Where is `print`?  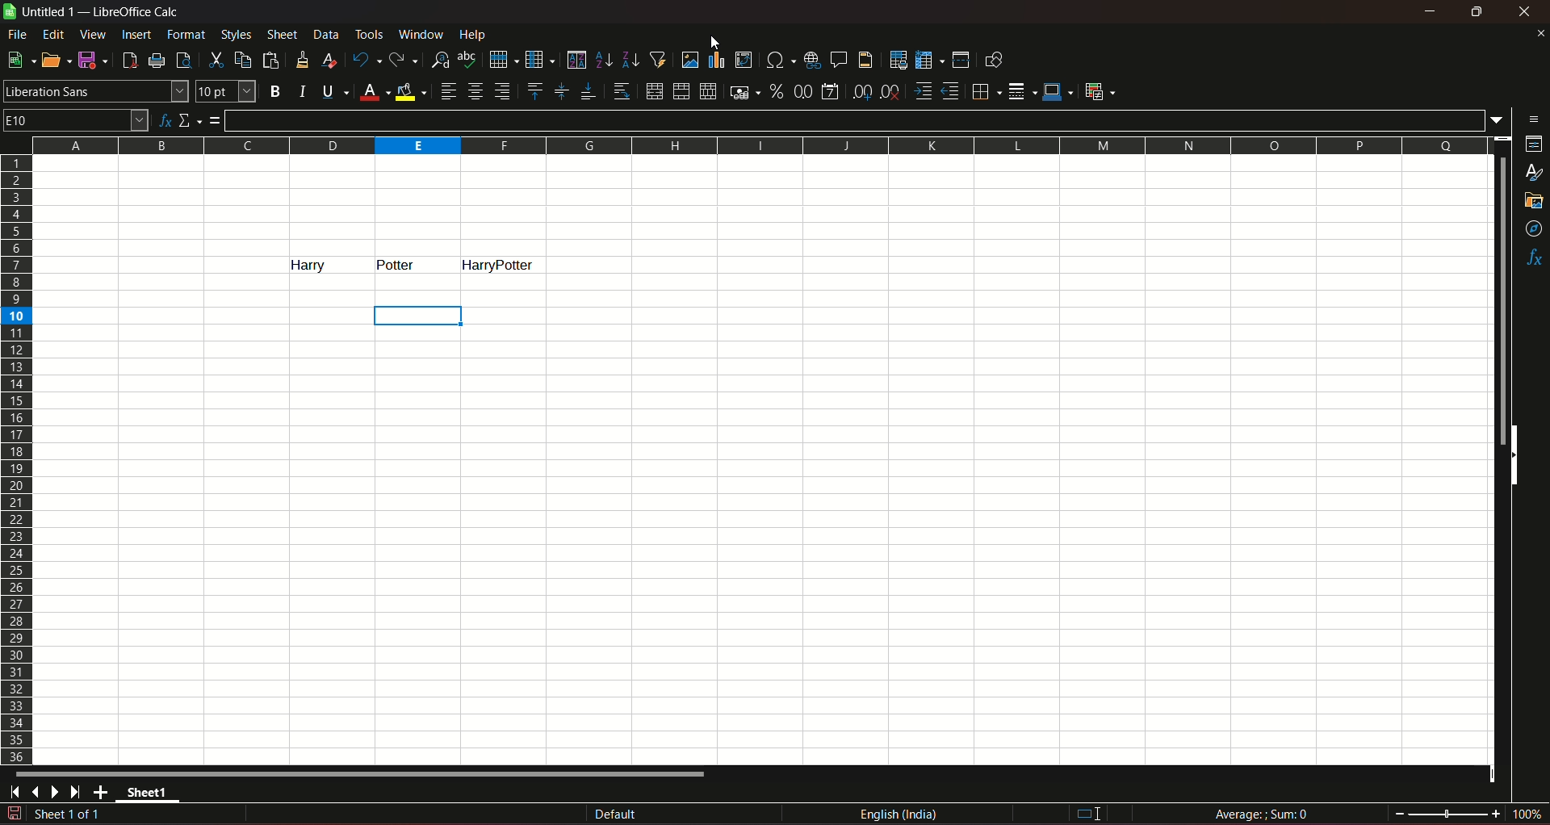
print is located at coordinates (157, 62).